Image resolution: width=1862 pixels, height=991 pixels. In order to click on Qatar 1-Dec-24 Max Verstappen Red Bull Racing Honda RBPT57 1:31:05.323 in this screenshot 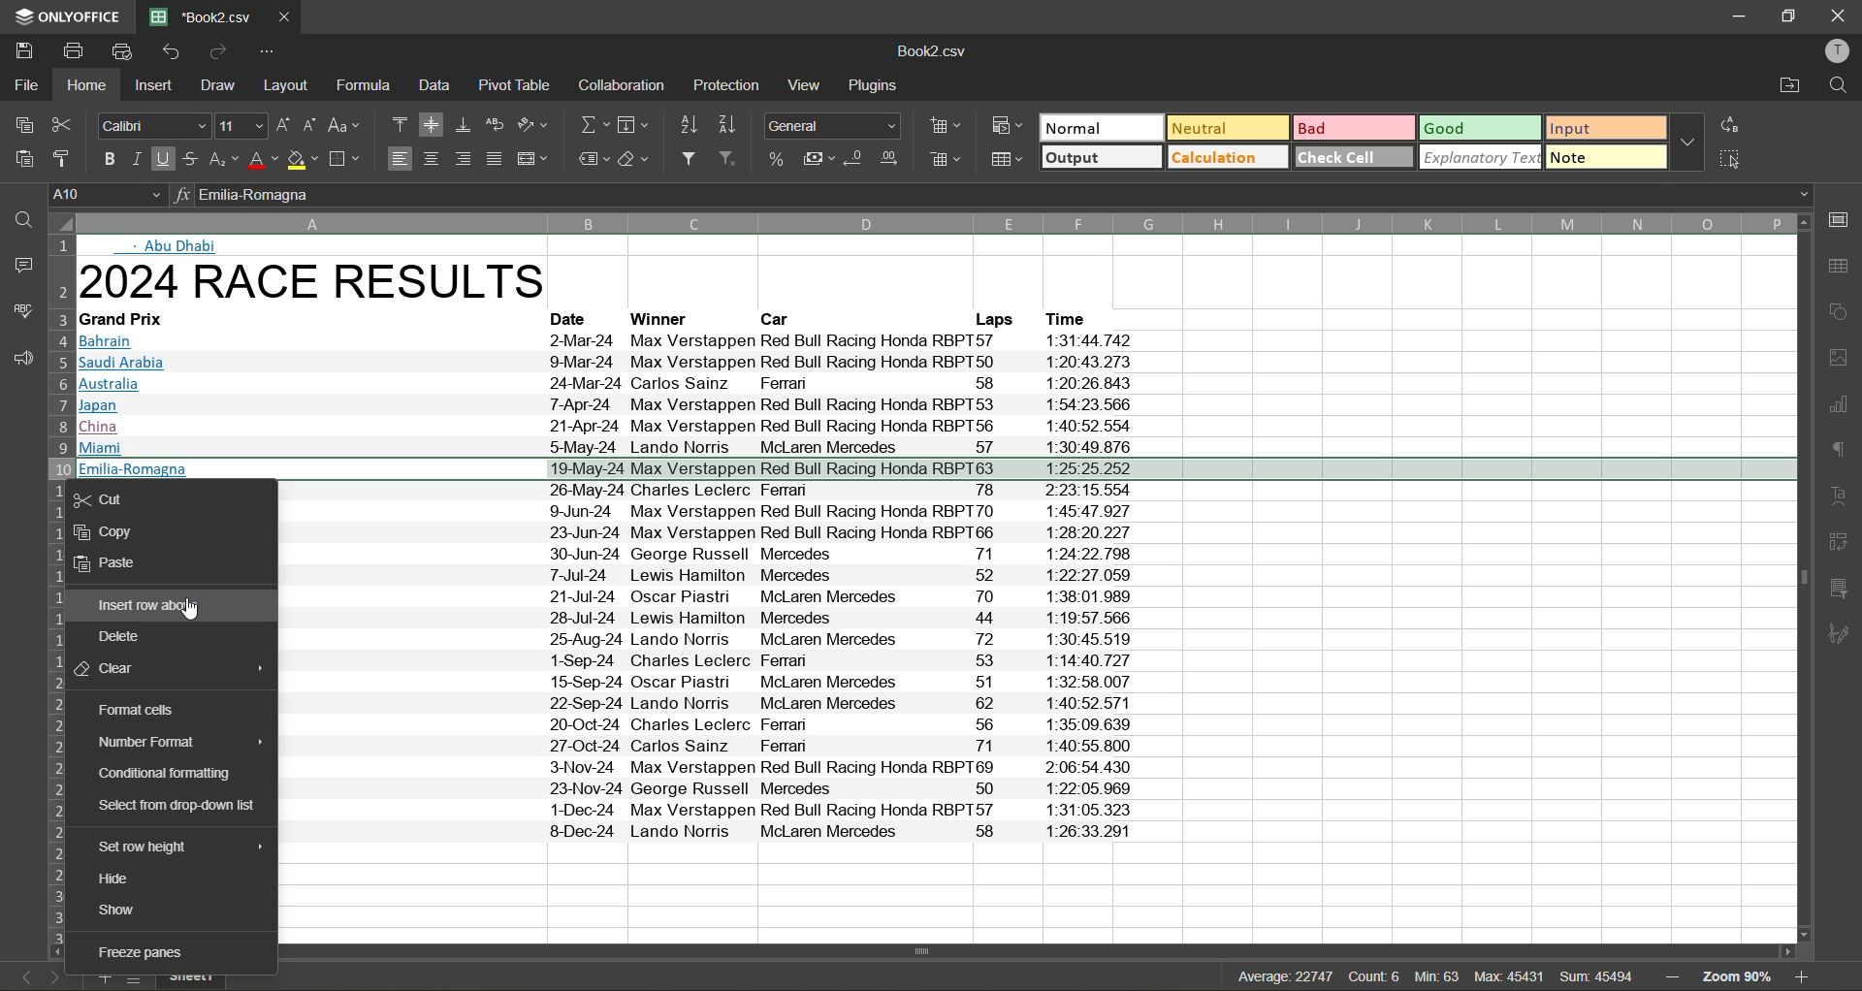, I will do `click(706, 811)`.